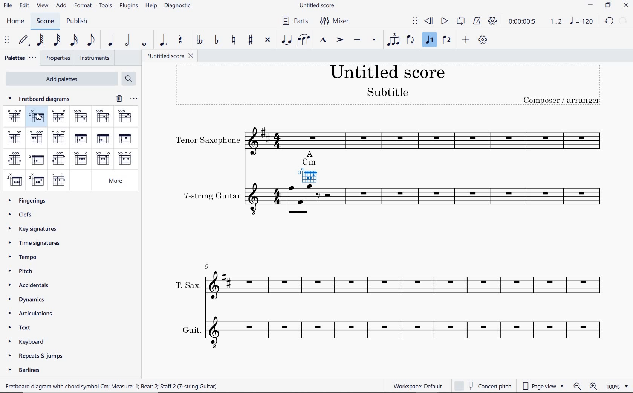 The image size is (633, 393). I want to click on A7, so click(125, 159).